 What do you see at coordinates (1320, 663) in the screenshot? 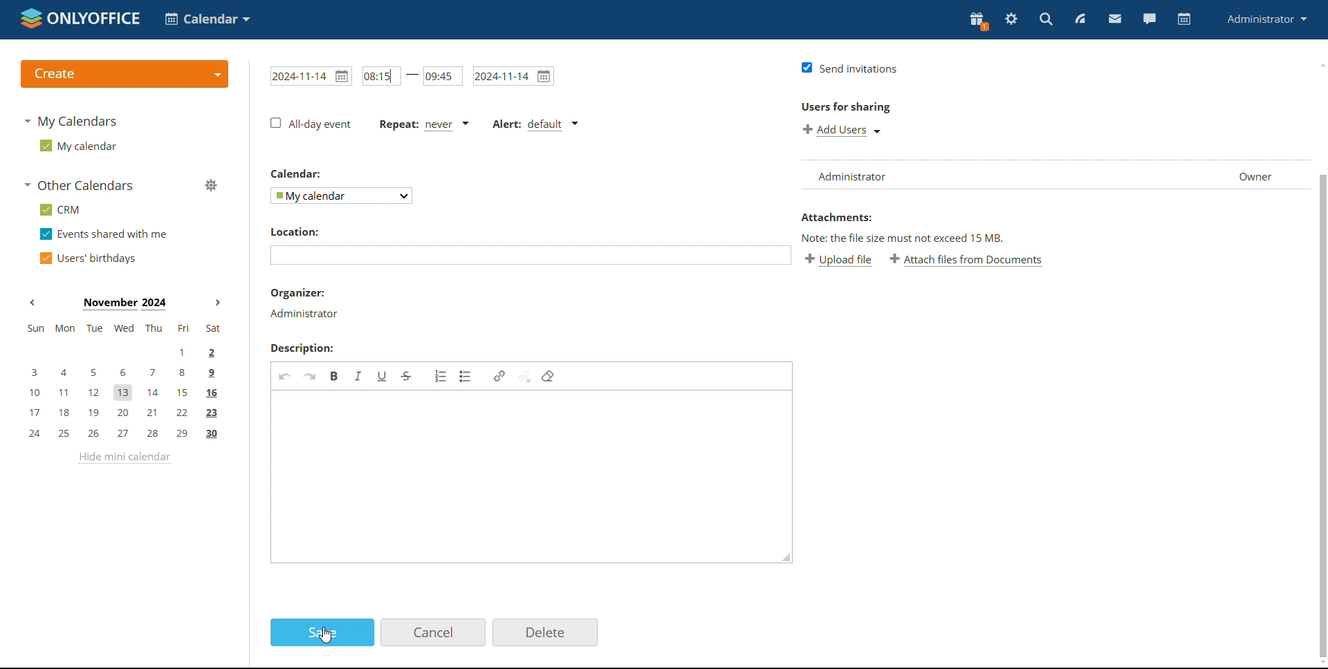
I see `scroll down` at bounding box center [1320, 663].